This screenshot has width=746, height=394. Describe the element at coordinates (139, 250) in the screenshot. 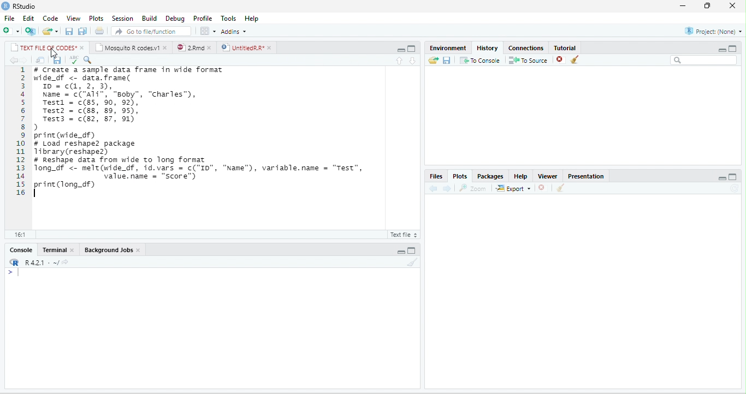

I see `close` at that location.